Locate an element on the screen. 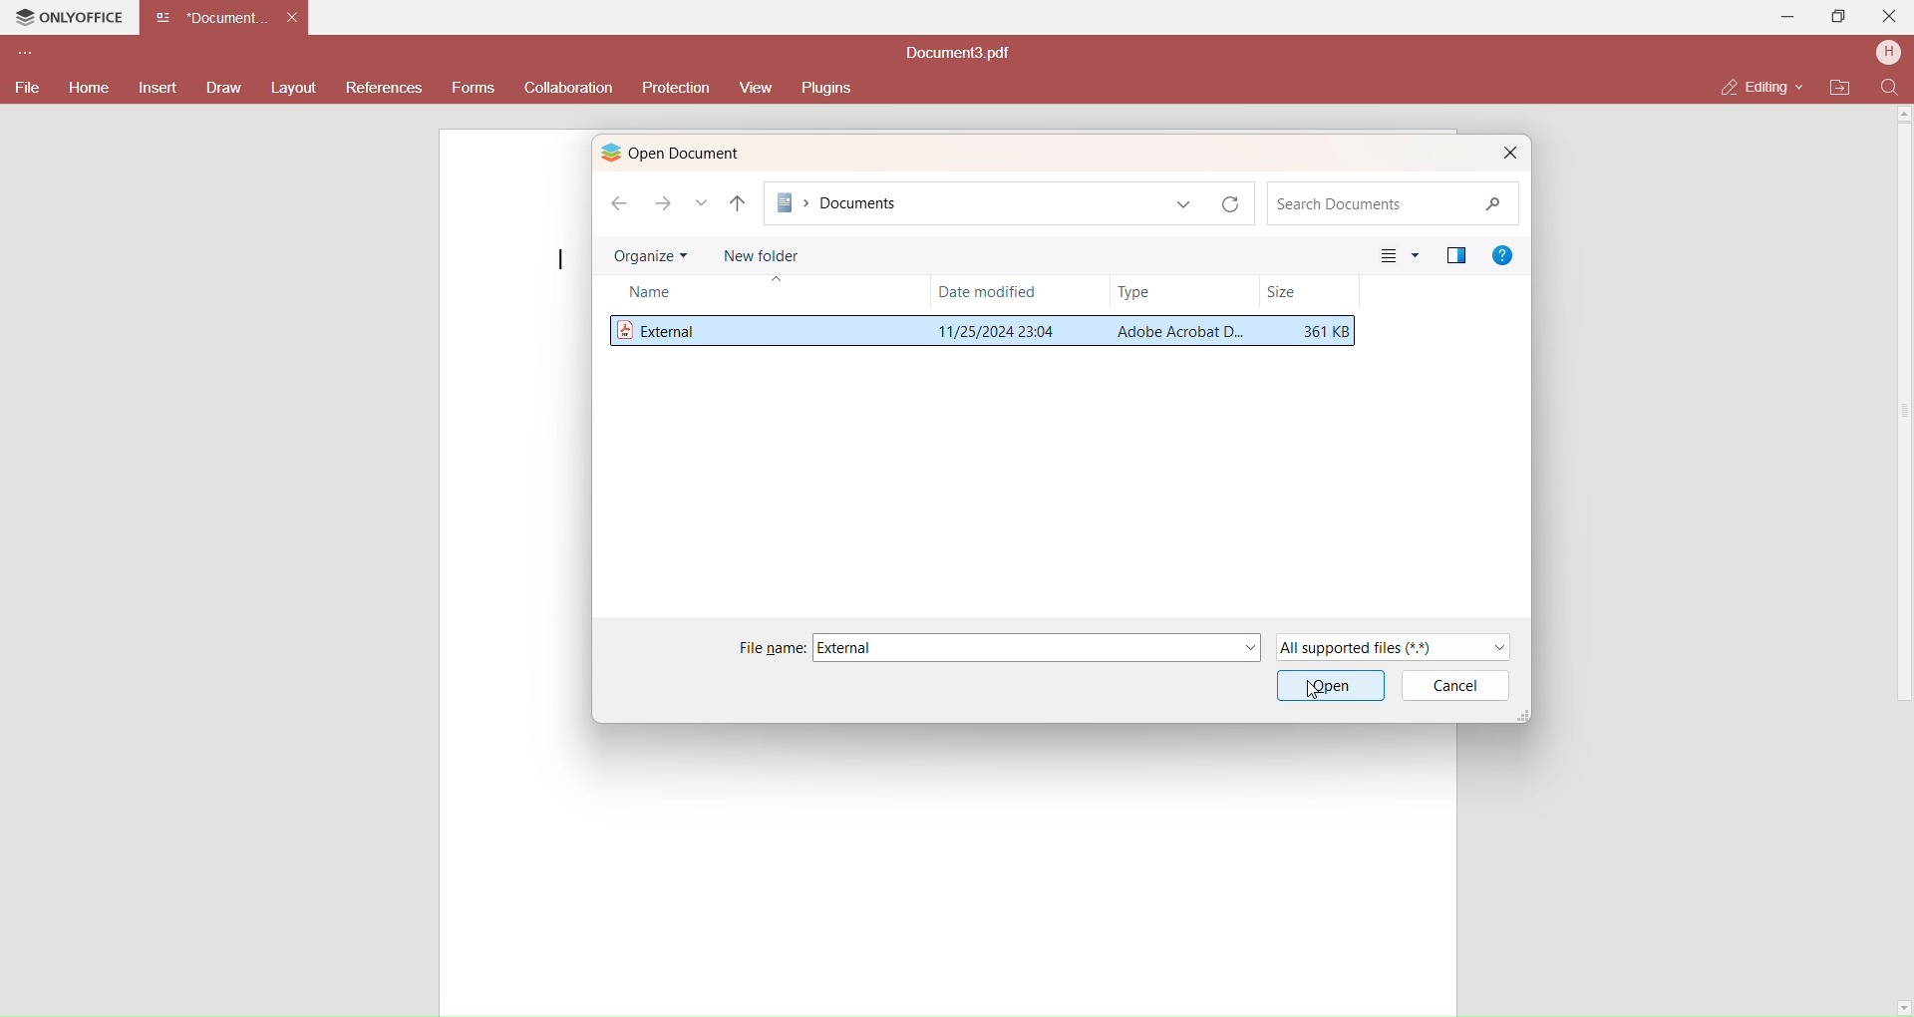  Insert is located at coordinates (160, 89).